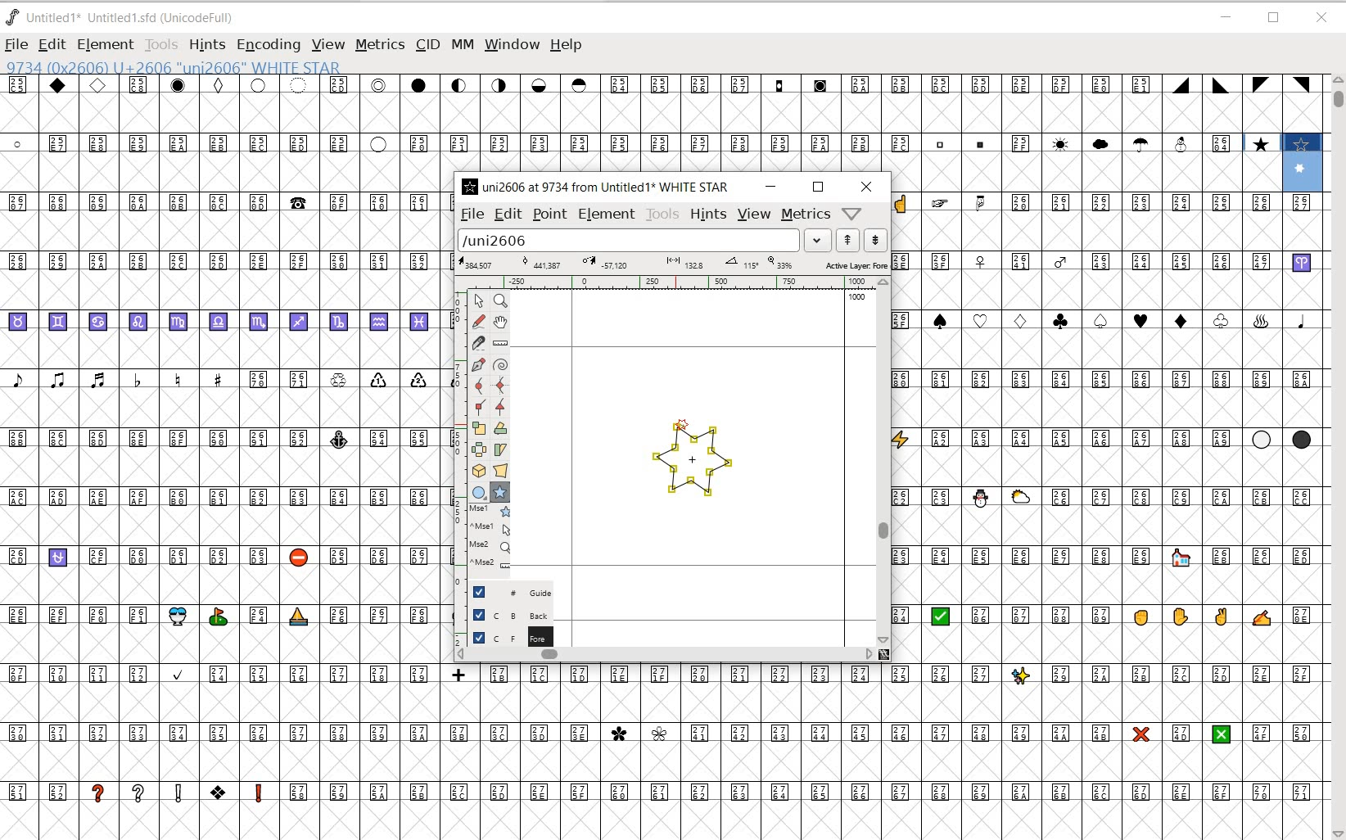 Image resolution: width=1346 pixels, height=840 pixels. Describe the element at coordinates (1276, 19) in the screenshot. I see `RESTORE` at that location.